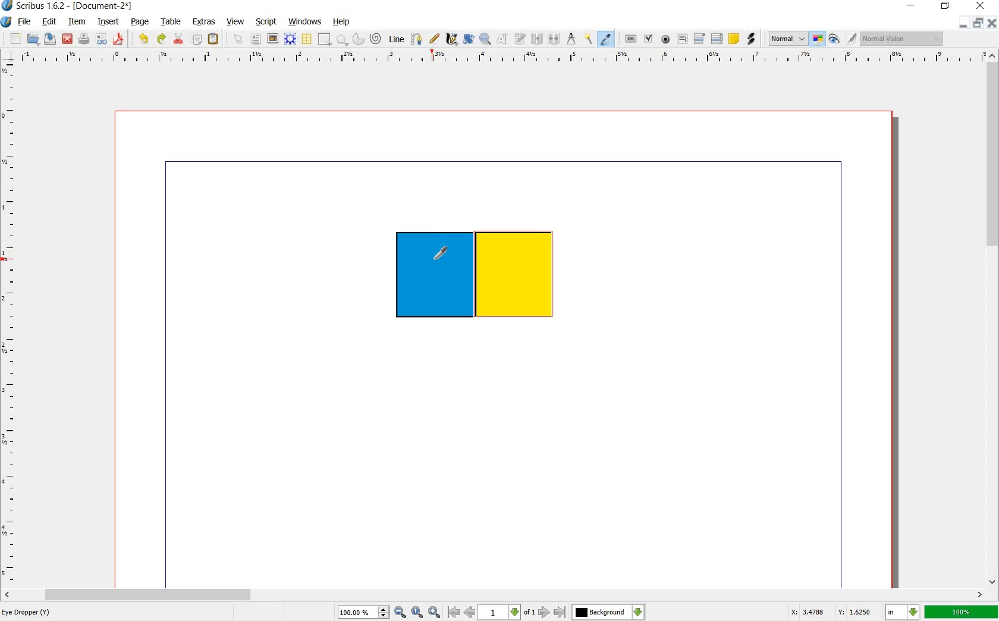 The height and width of the screenshot is (621, 999). I want to click on file, so click(24, 21).